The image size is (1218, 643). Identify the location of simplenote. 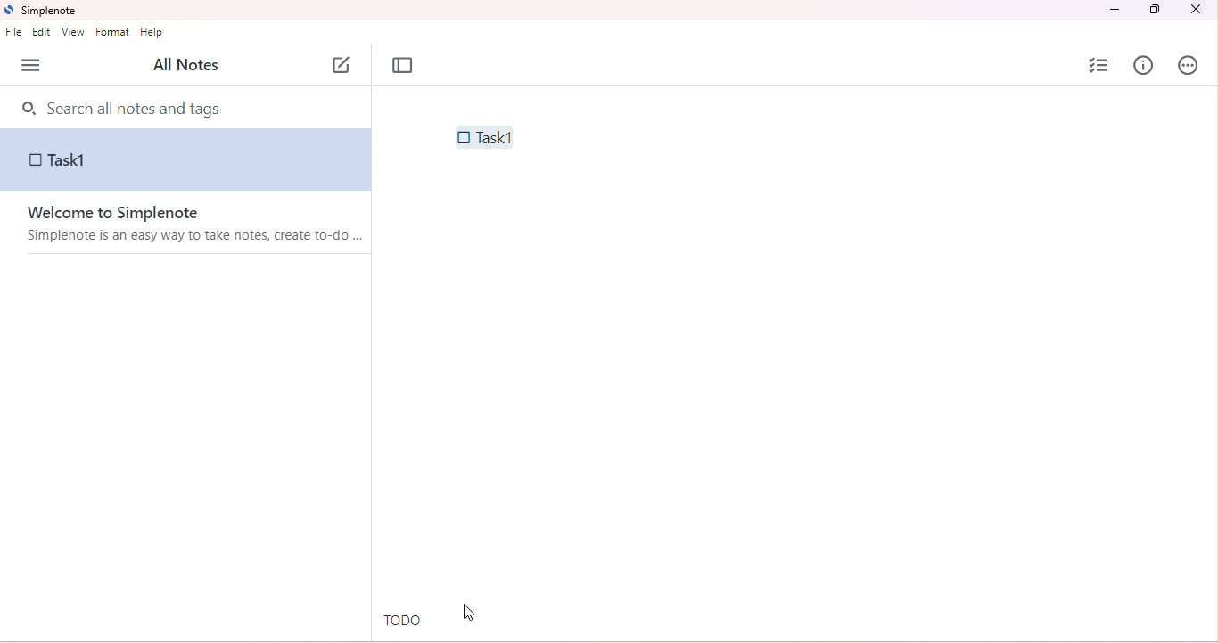
(48, 12).